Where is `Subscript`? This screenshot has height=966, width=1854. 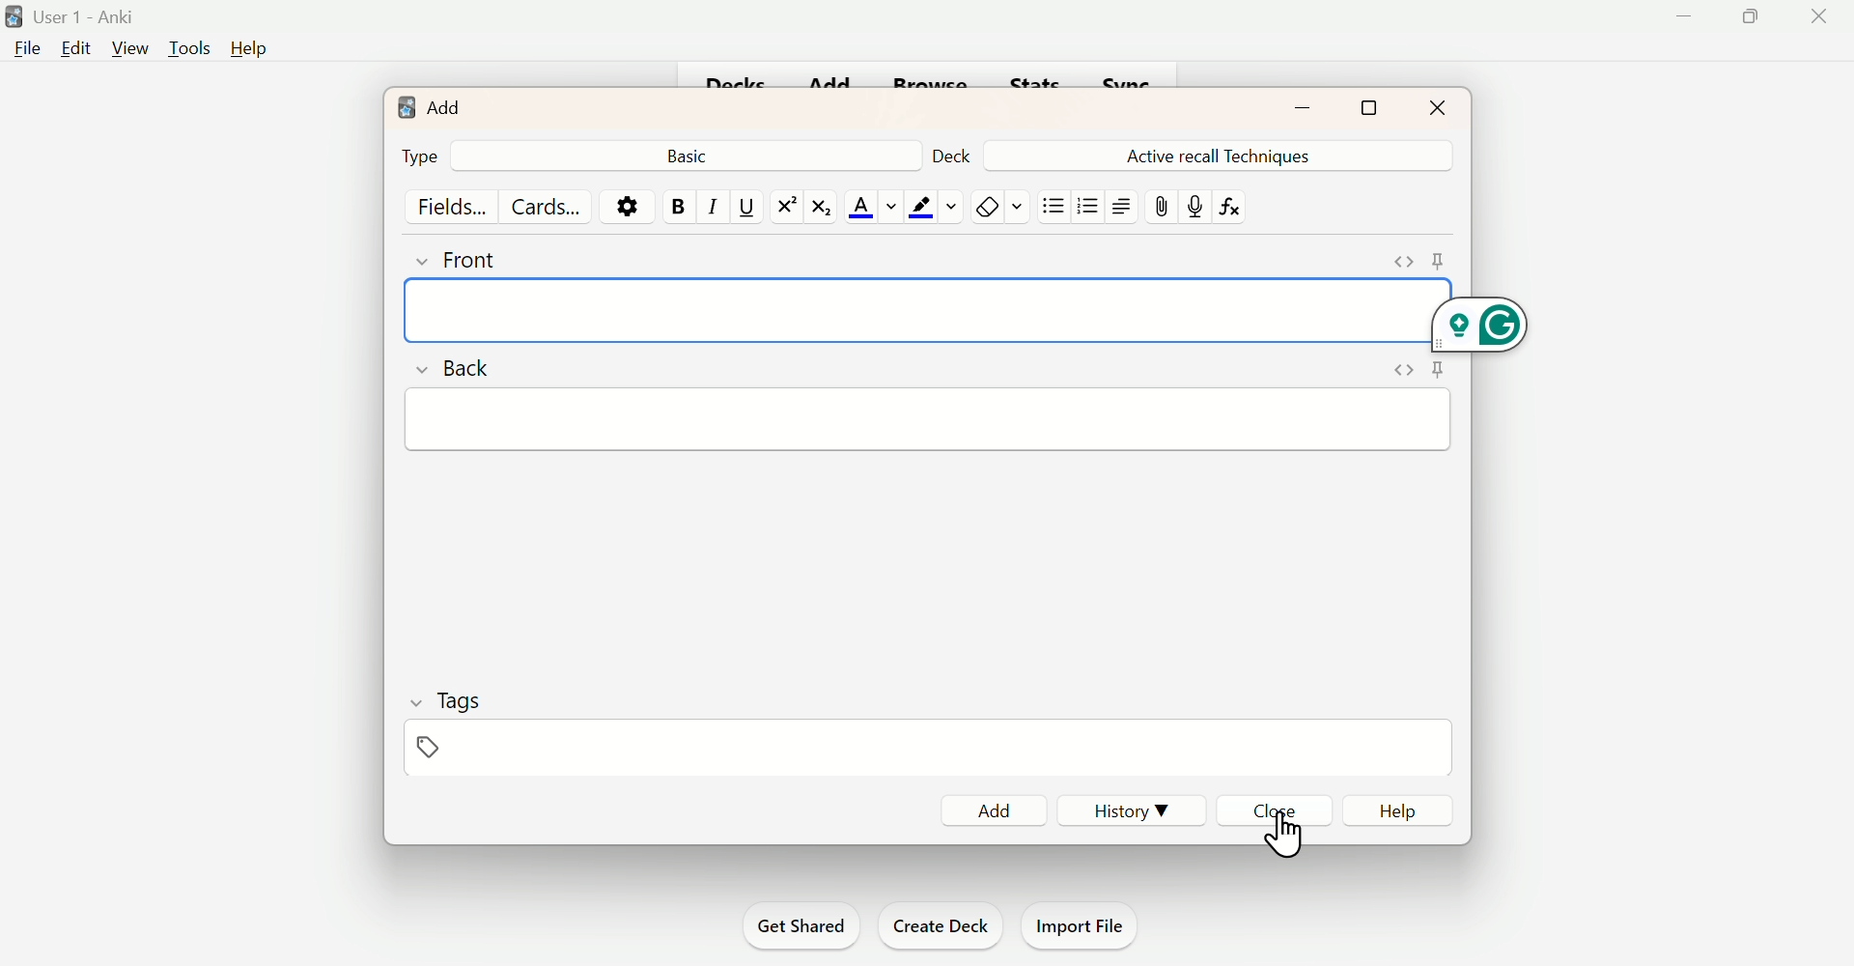
Subscript is located at coordinates (820, 208).